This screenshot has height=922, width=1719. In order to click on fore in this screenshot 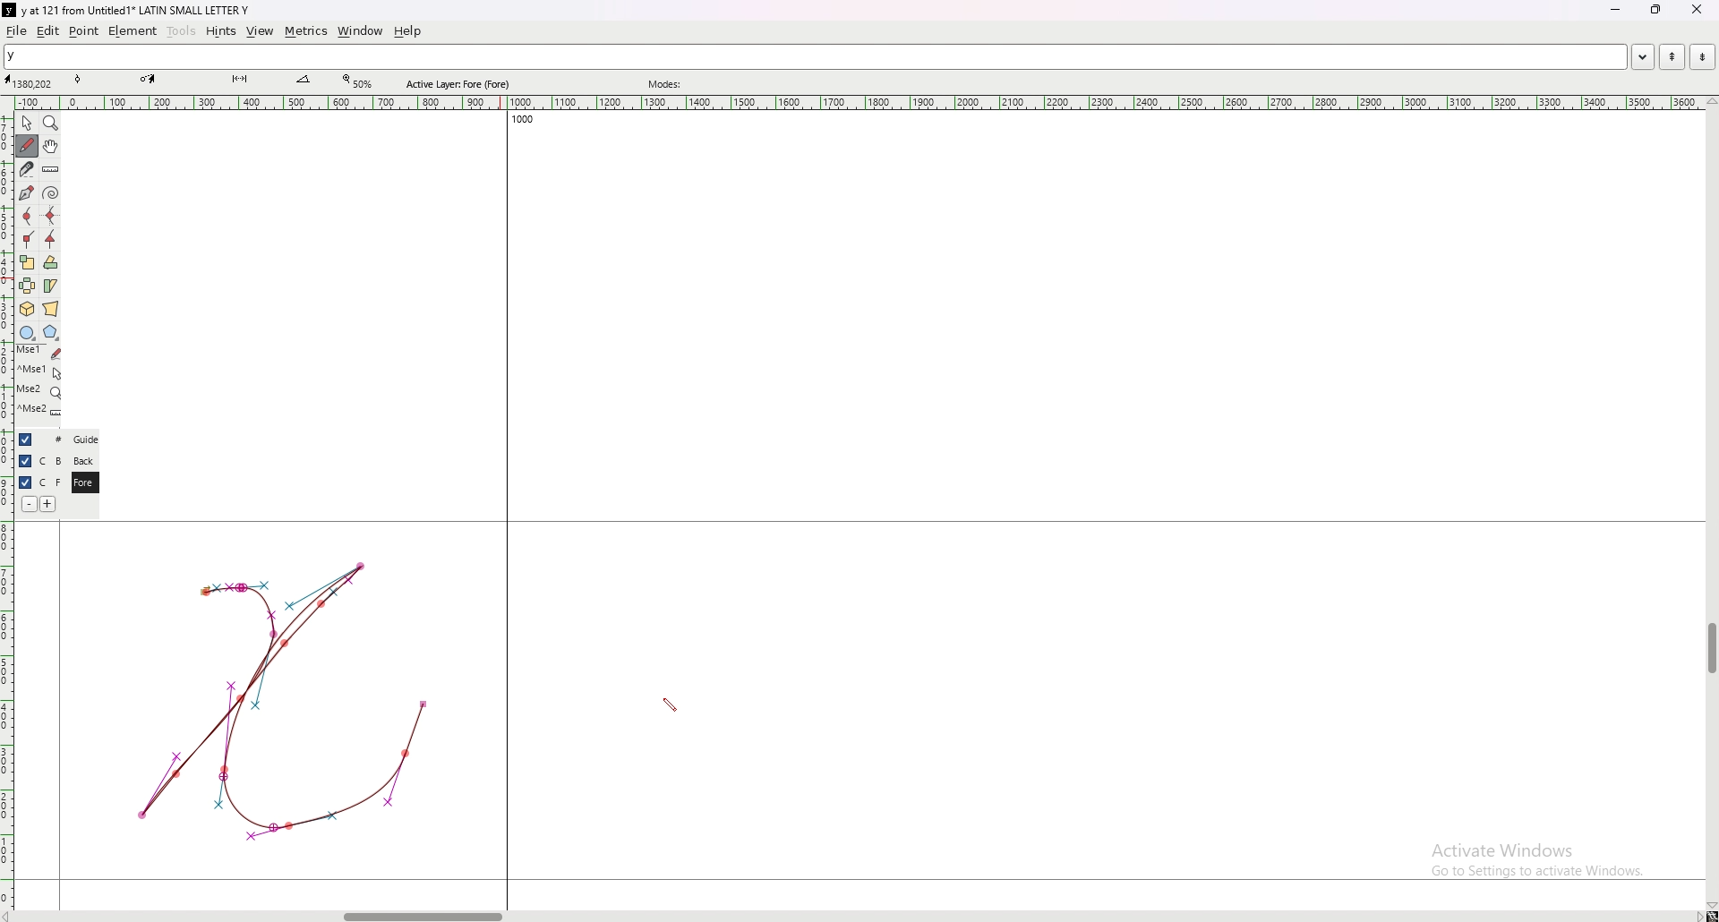, I will do `click(83, 483)`.